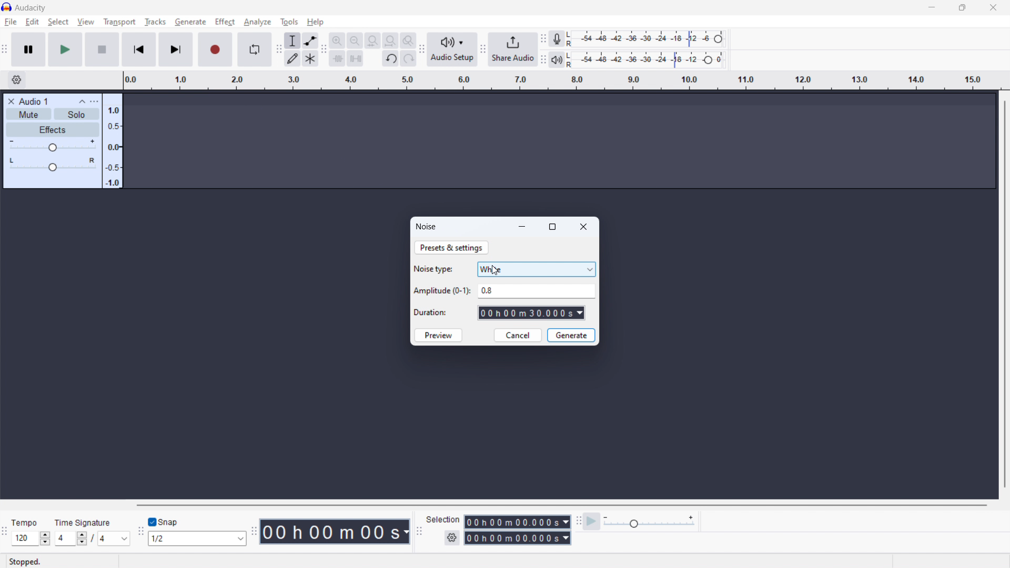  Describe the element at coordinates (34, 101) in the screenshot. I see `track title` at that location.